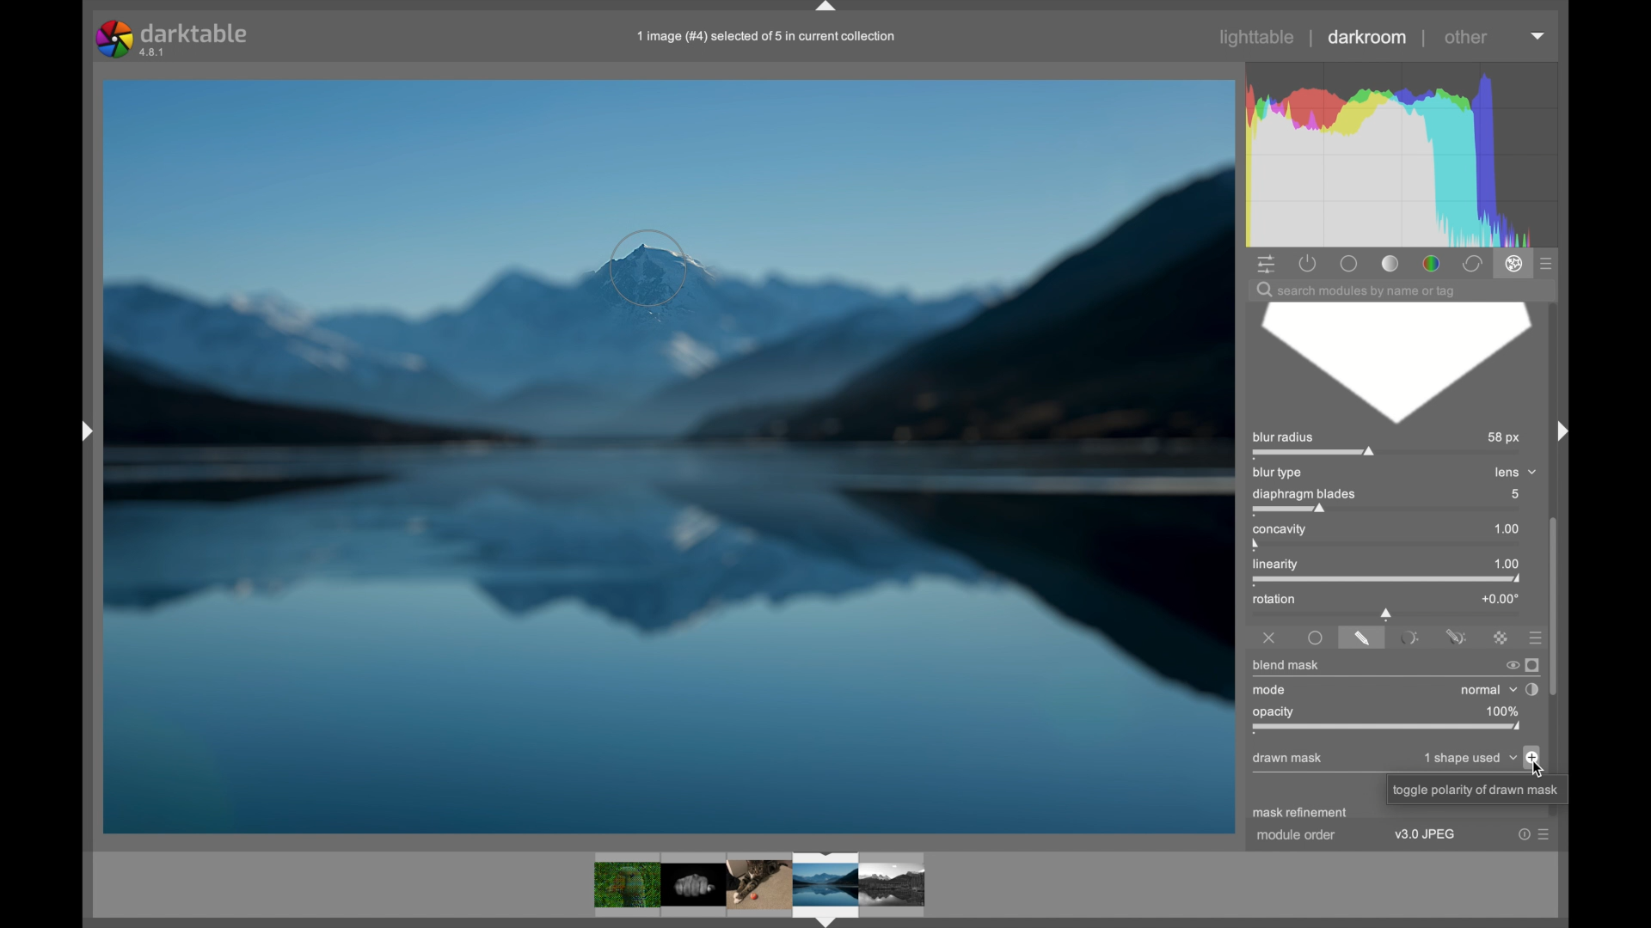 The height and width of the screenshot is (928, 1651). Describe the element at coordinates (1430, 263) in the screenshot. I see `color` at that location.